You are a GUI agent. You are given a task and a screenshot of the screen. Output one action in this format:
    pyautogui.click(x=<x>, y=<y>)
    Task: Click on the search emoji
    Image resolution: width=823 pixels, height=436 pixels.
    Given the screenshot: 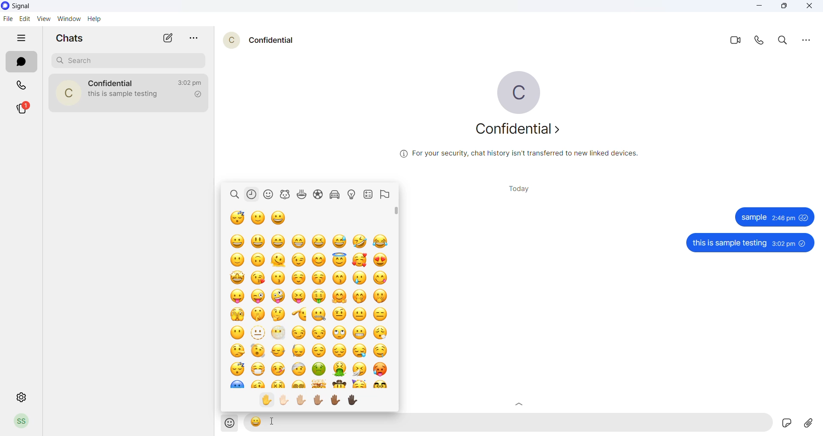 What is the action you would take?
    pyautogui.click(x=235, y=194)
    